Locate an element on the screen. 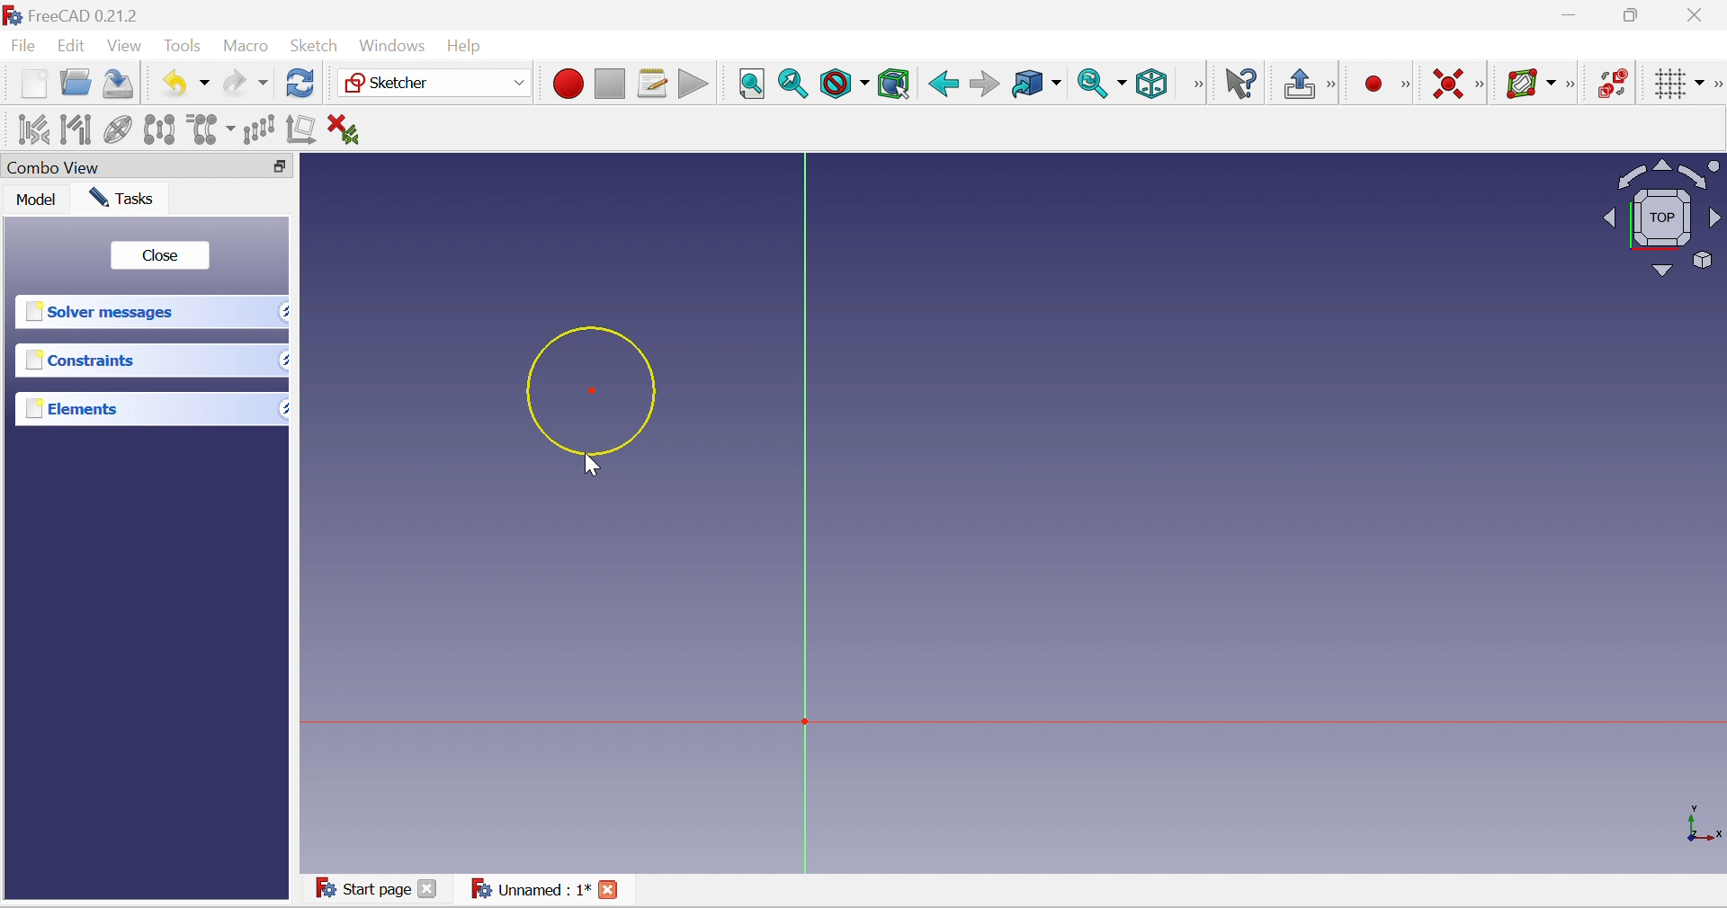  FreeCAD 0.21.2 is located at coordinates (80, 15).